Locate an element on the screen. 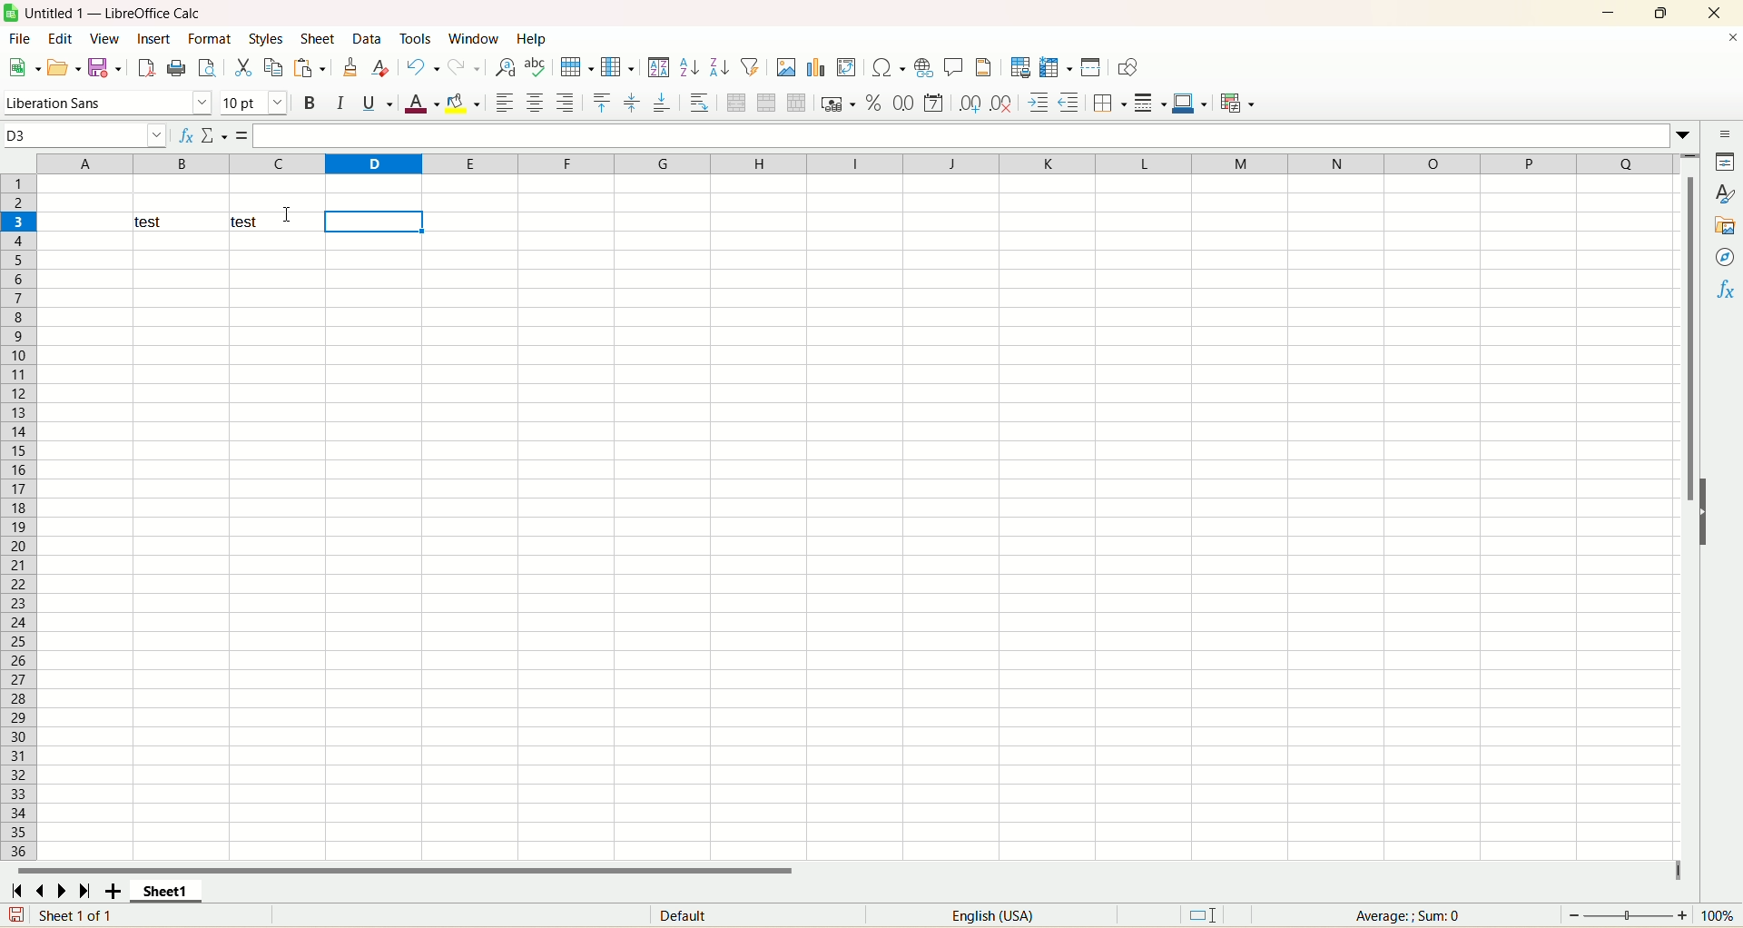 The image size is (1743, 928). border color is located at coordinates (1190, 103).